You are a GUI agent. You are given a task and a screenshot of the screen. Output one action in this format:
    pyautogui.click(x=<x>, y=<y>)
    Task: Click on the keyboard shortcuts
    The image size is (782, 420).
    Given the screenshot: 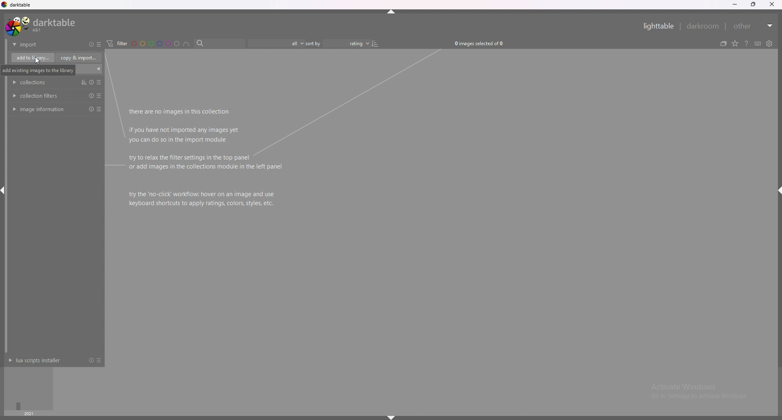 What is the action you would take?
    pyautogui.click(x=758, y=44)
    